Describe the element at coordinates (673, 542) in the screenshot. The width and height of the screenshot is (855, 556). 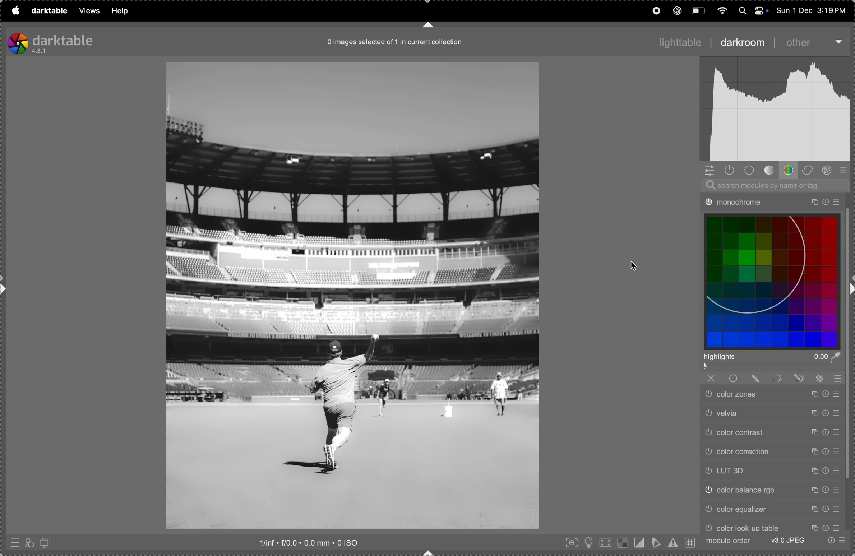
I see `toggle gamut checking` at that location.